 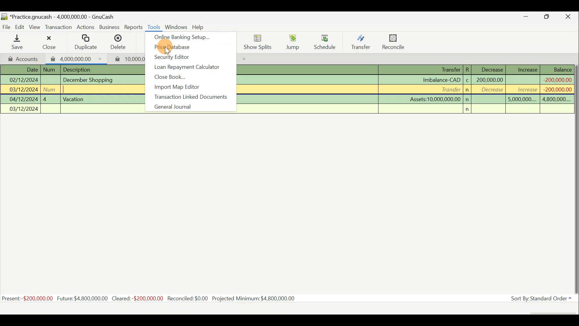 What do you see at coordinates (79, 69) in the screenshot?
I see `Description` at bounding box center [79, 69].